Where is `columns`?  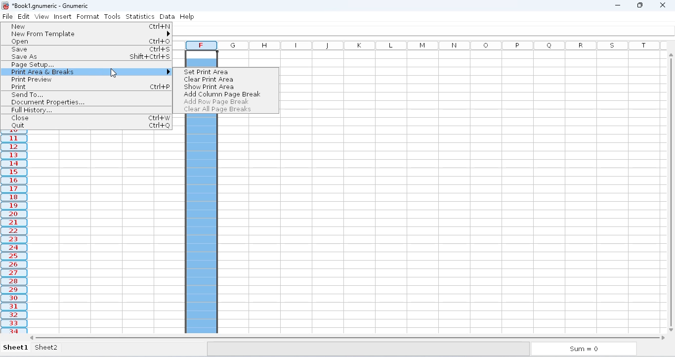
columns is located at coordinates (442, 45).